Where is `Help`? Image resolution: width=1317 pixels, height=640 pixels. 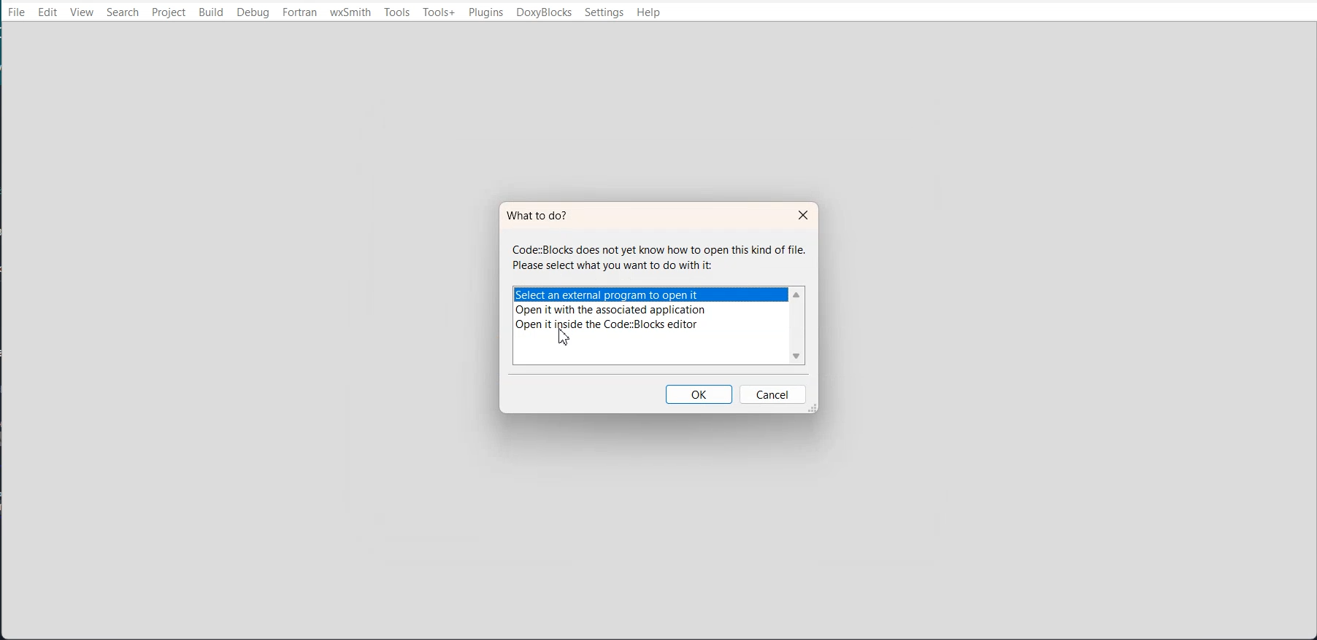
Help is located at coordinates (649, 13).